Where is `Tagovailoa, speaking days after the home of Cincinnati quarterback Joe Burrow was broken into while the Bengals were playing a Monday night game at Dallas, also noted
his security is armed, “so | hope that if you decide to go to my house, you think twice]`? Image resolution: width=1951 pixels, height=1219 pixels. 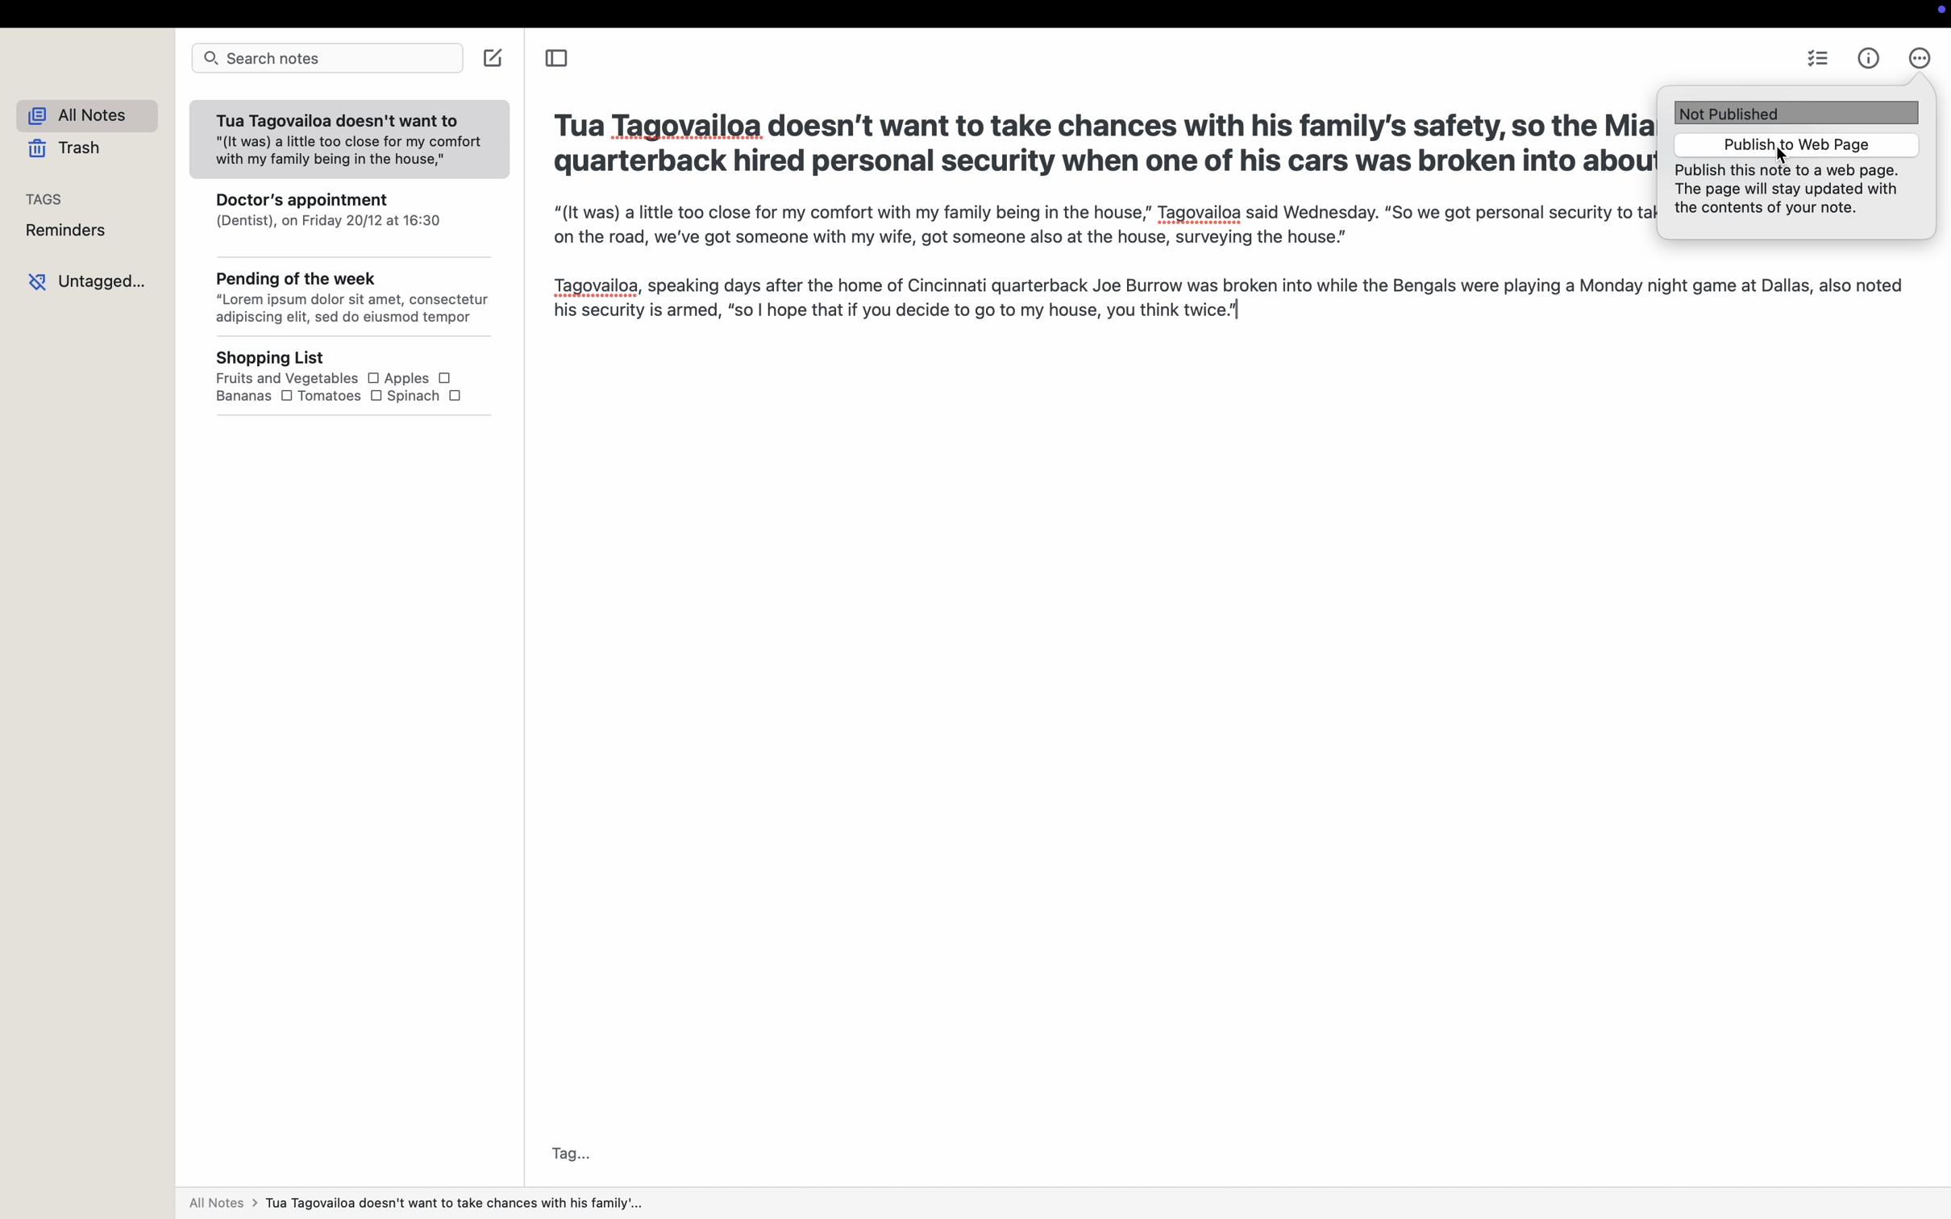
Tagovailoa, speaking days after the home of Cincinnati quarterback Joe Burrow was broken into while the Bengals were playing a Monday night game at Dallas, also noted
his security is armed, “so | hope that if you decide to go to my house, you think twice] is located at coordinates (1227, 301).